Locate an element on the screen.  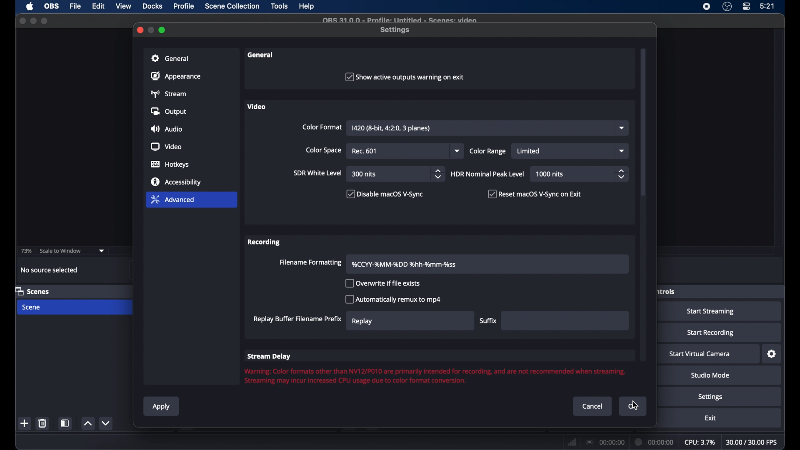
help is located at coordinates (307, 7).